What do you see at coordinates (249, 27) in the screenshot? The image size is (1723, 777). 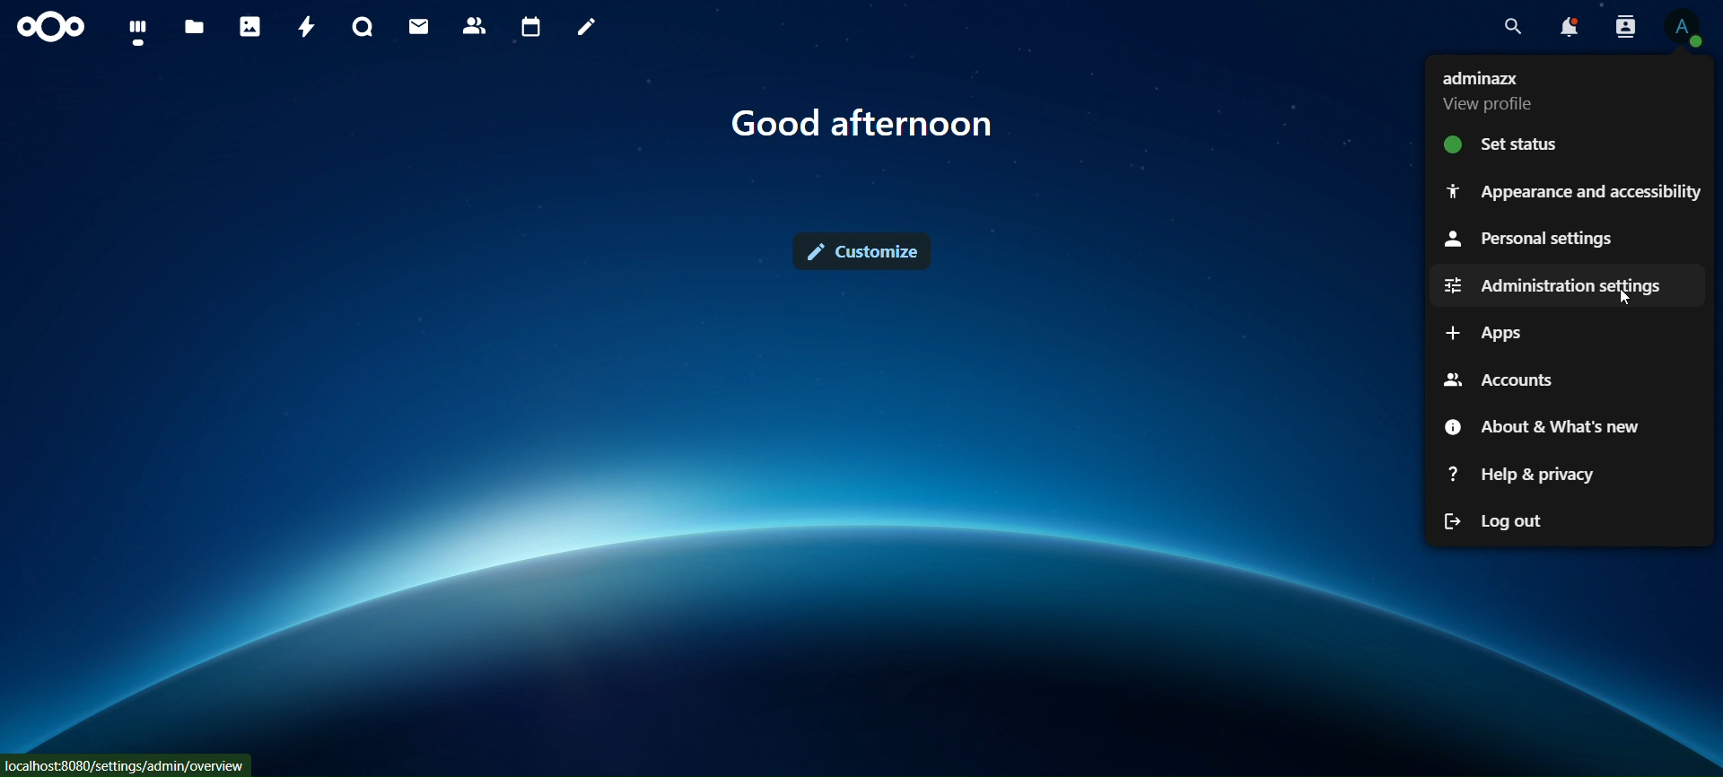 I see `photos` at bounding box center [249, 27].